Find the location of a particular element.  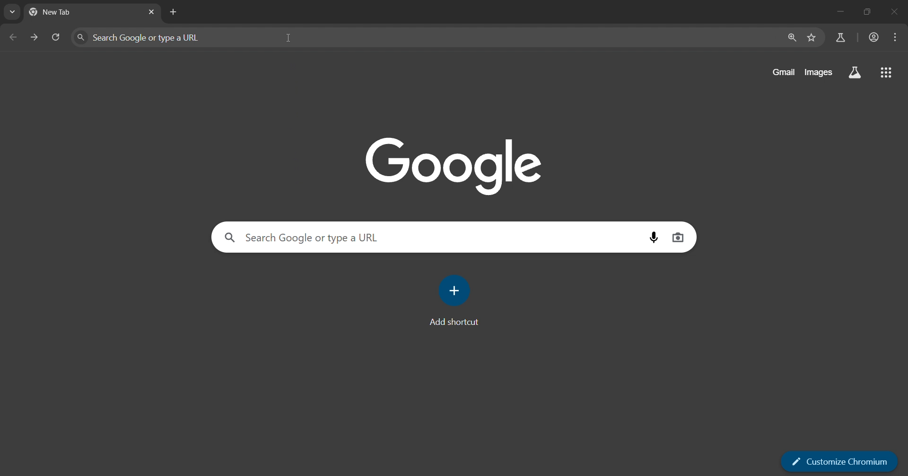

account is located at coordinates (873, 38).